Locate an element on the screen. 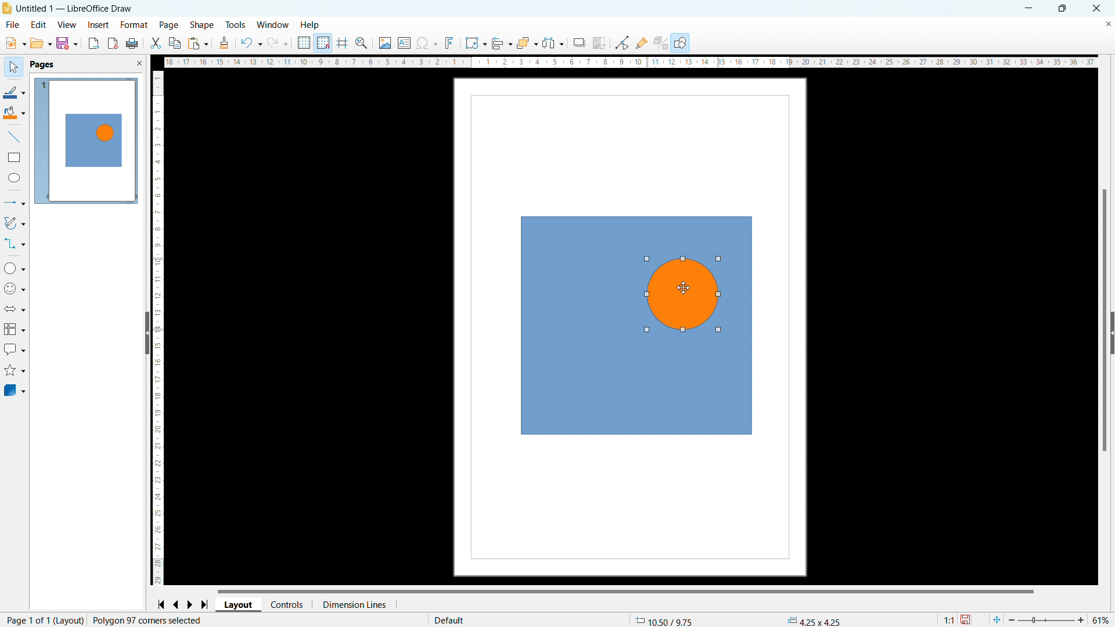 The height and width of the screenshot is (627, 1115). open is located at coordinates (16, 43).